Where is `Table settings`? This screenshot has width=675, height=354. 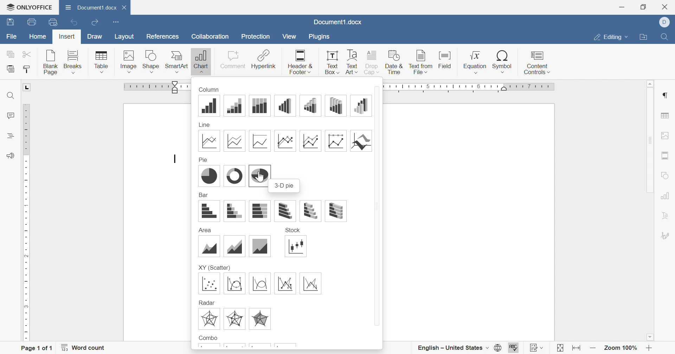 Table settings is located at coordinates (667, 114).